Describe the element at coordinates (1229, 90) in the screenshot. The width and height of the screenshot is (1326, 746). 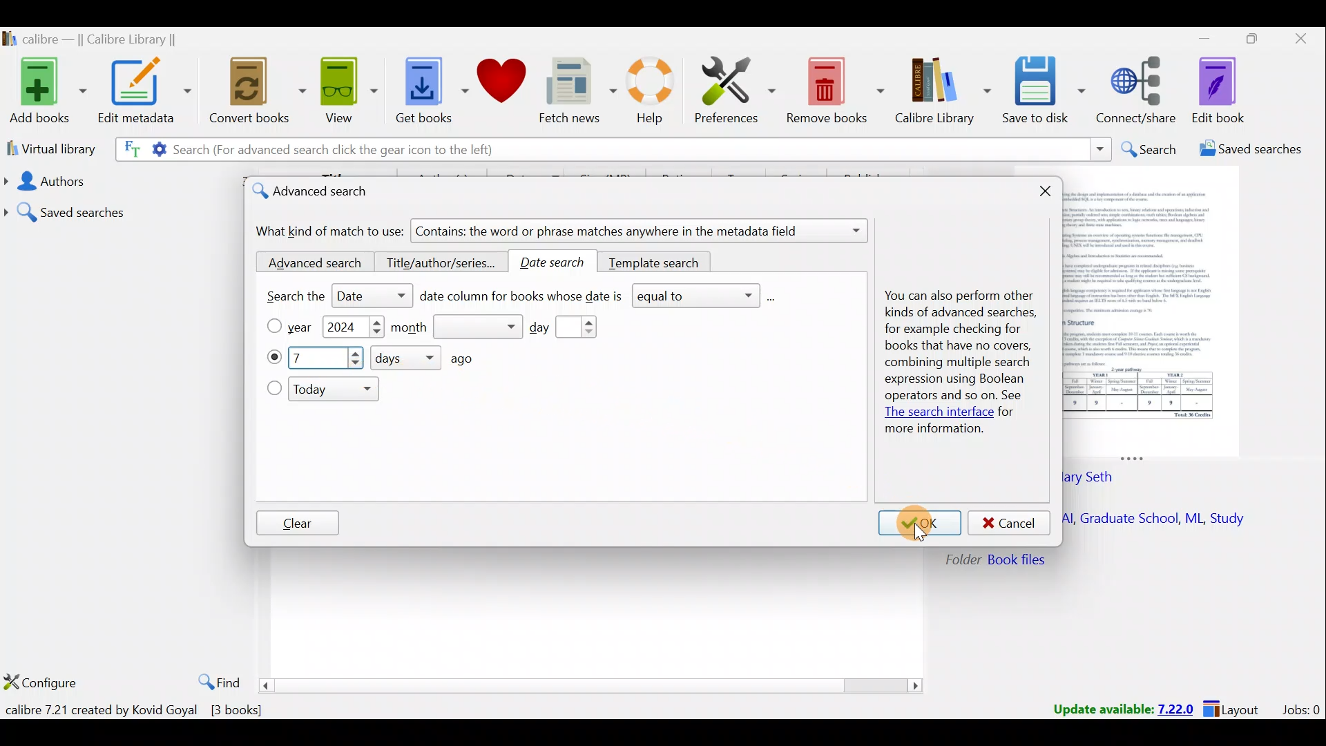
I see `Edit book` at that location.